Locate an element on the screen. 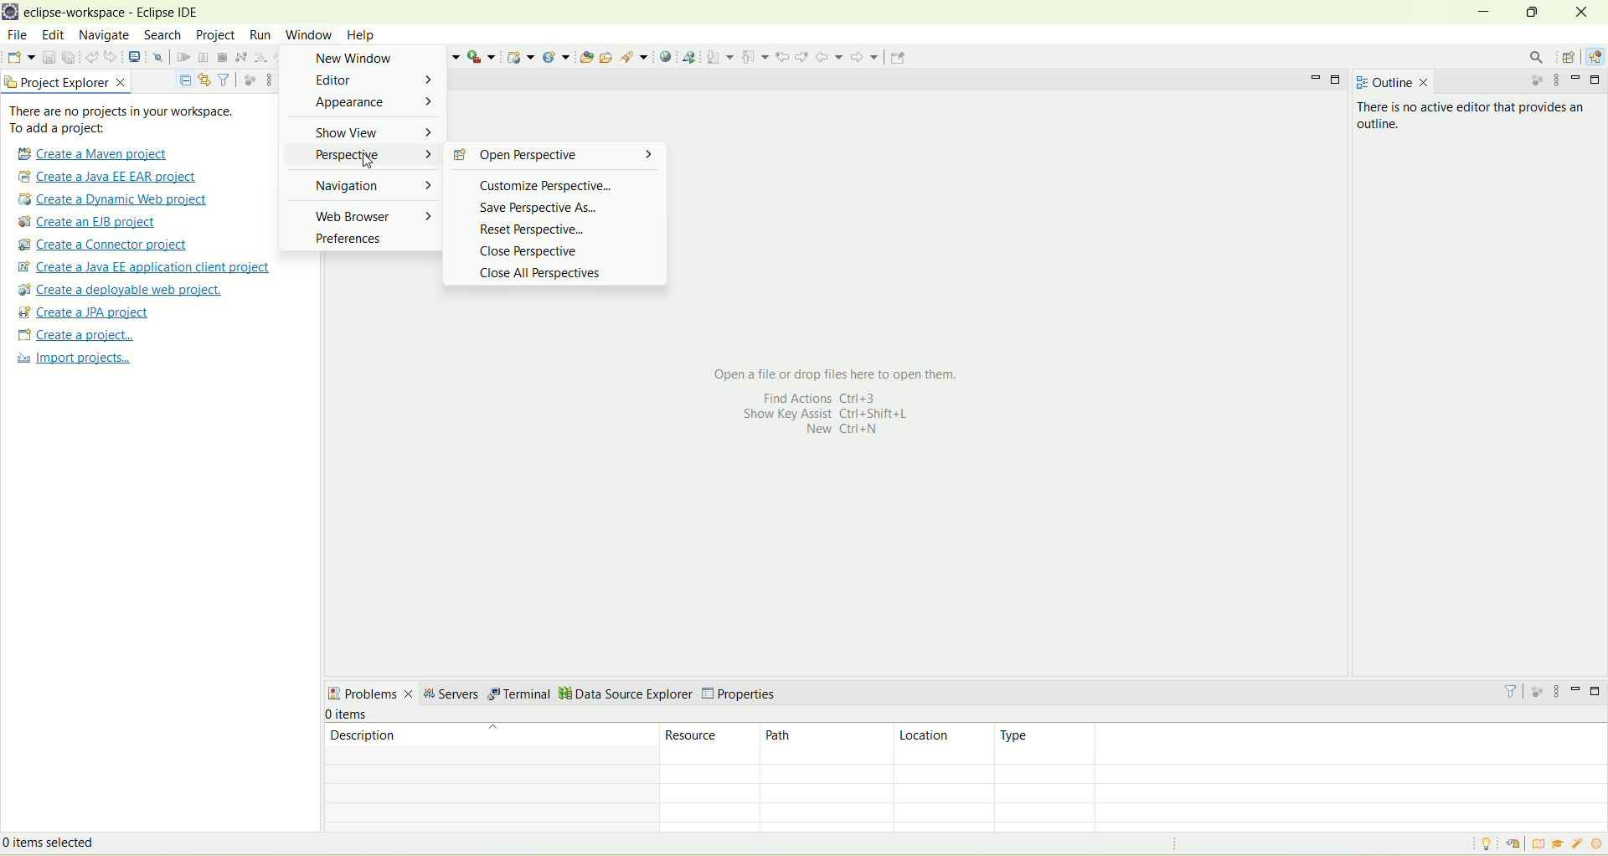  focus on active task is located at coordinates (1538, 692).